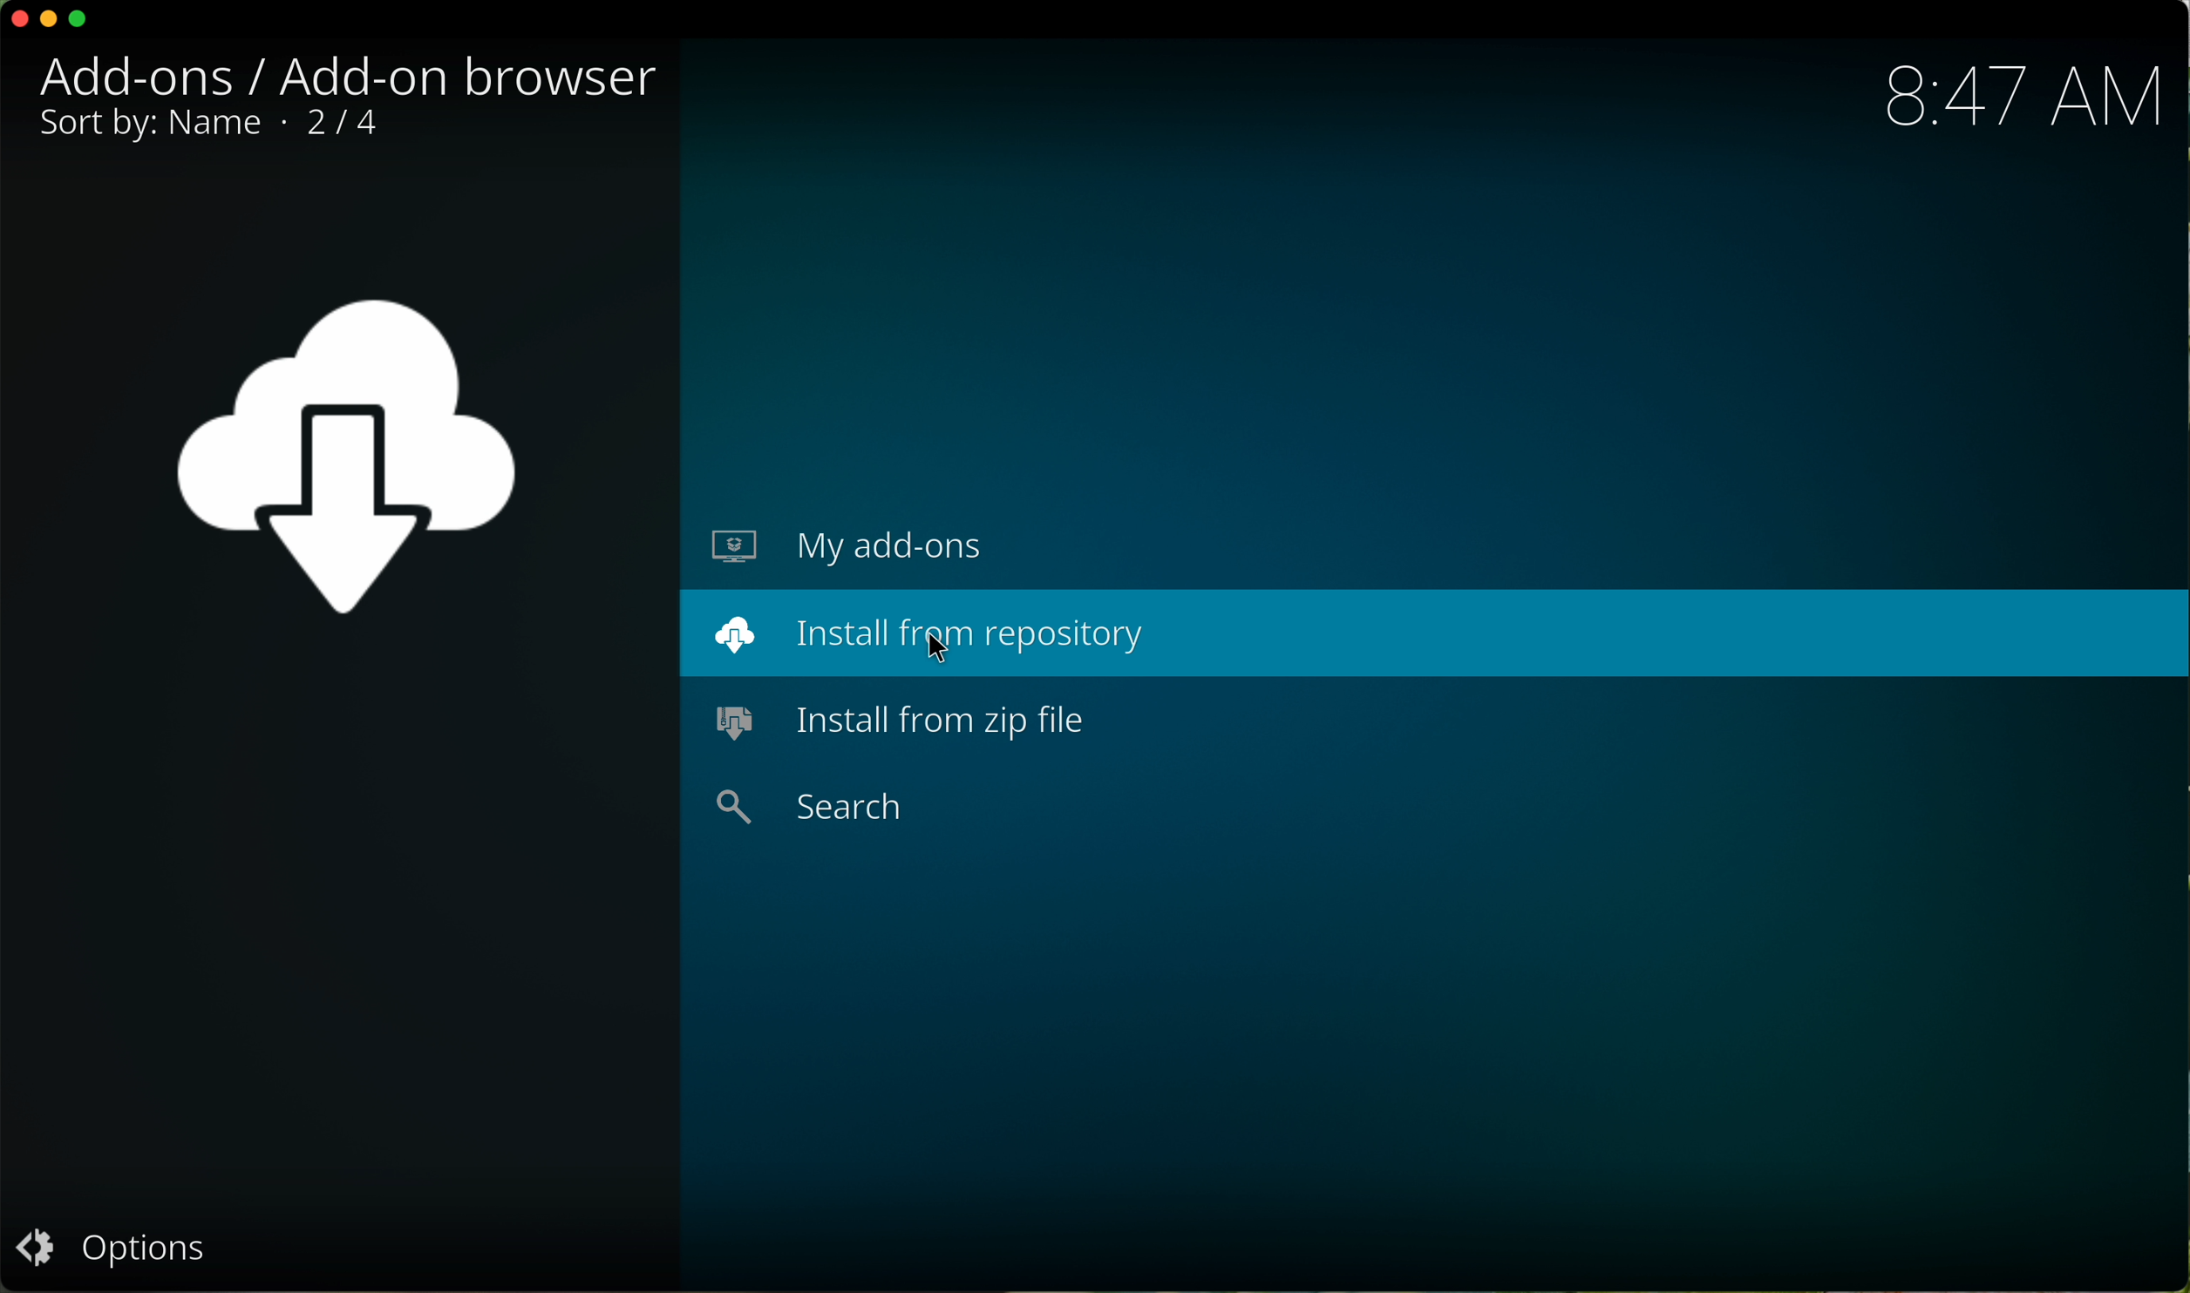 The height and width of the screenshot is (1293, 2190). Describe the element at coordinates (2020, 96) in the screenshot. I see `hour` at that location.